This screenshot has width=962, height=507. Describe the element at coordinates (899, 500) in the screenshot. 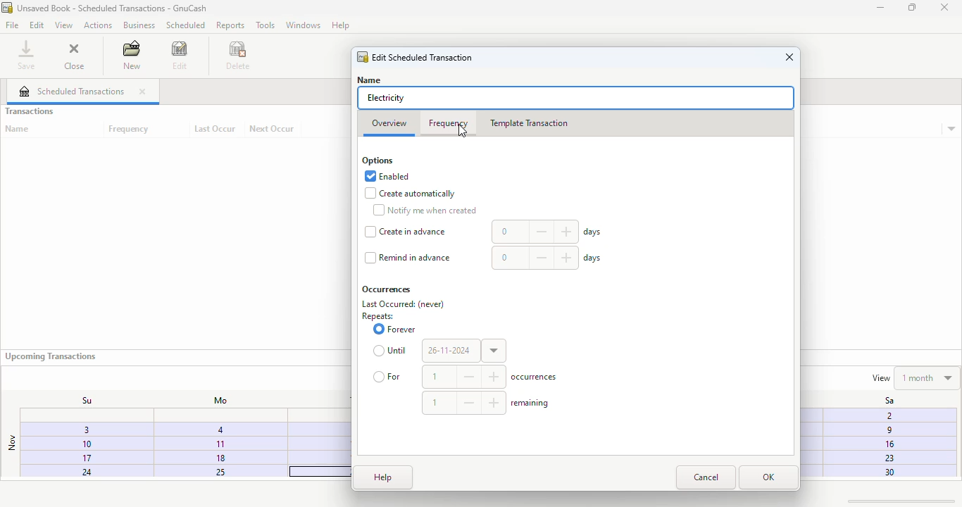

I see `scroll` at that location.